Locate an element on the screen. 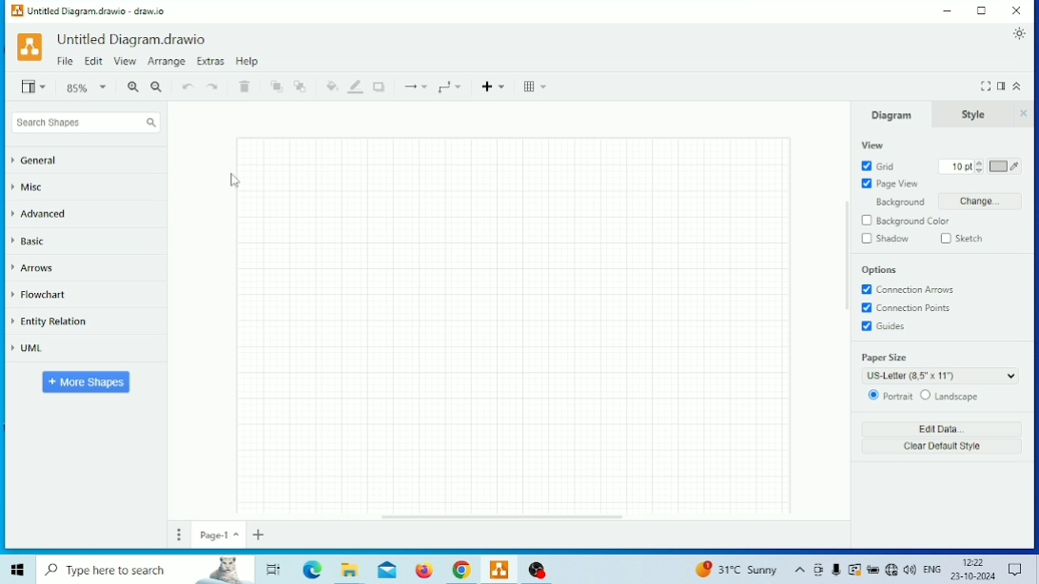 This screenshot has width=1039, height=584. Shadow is located at coordinates (885, 239).